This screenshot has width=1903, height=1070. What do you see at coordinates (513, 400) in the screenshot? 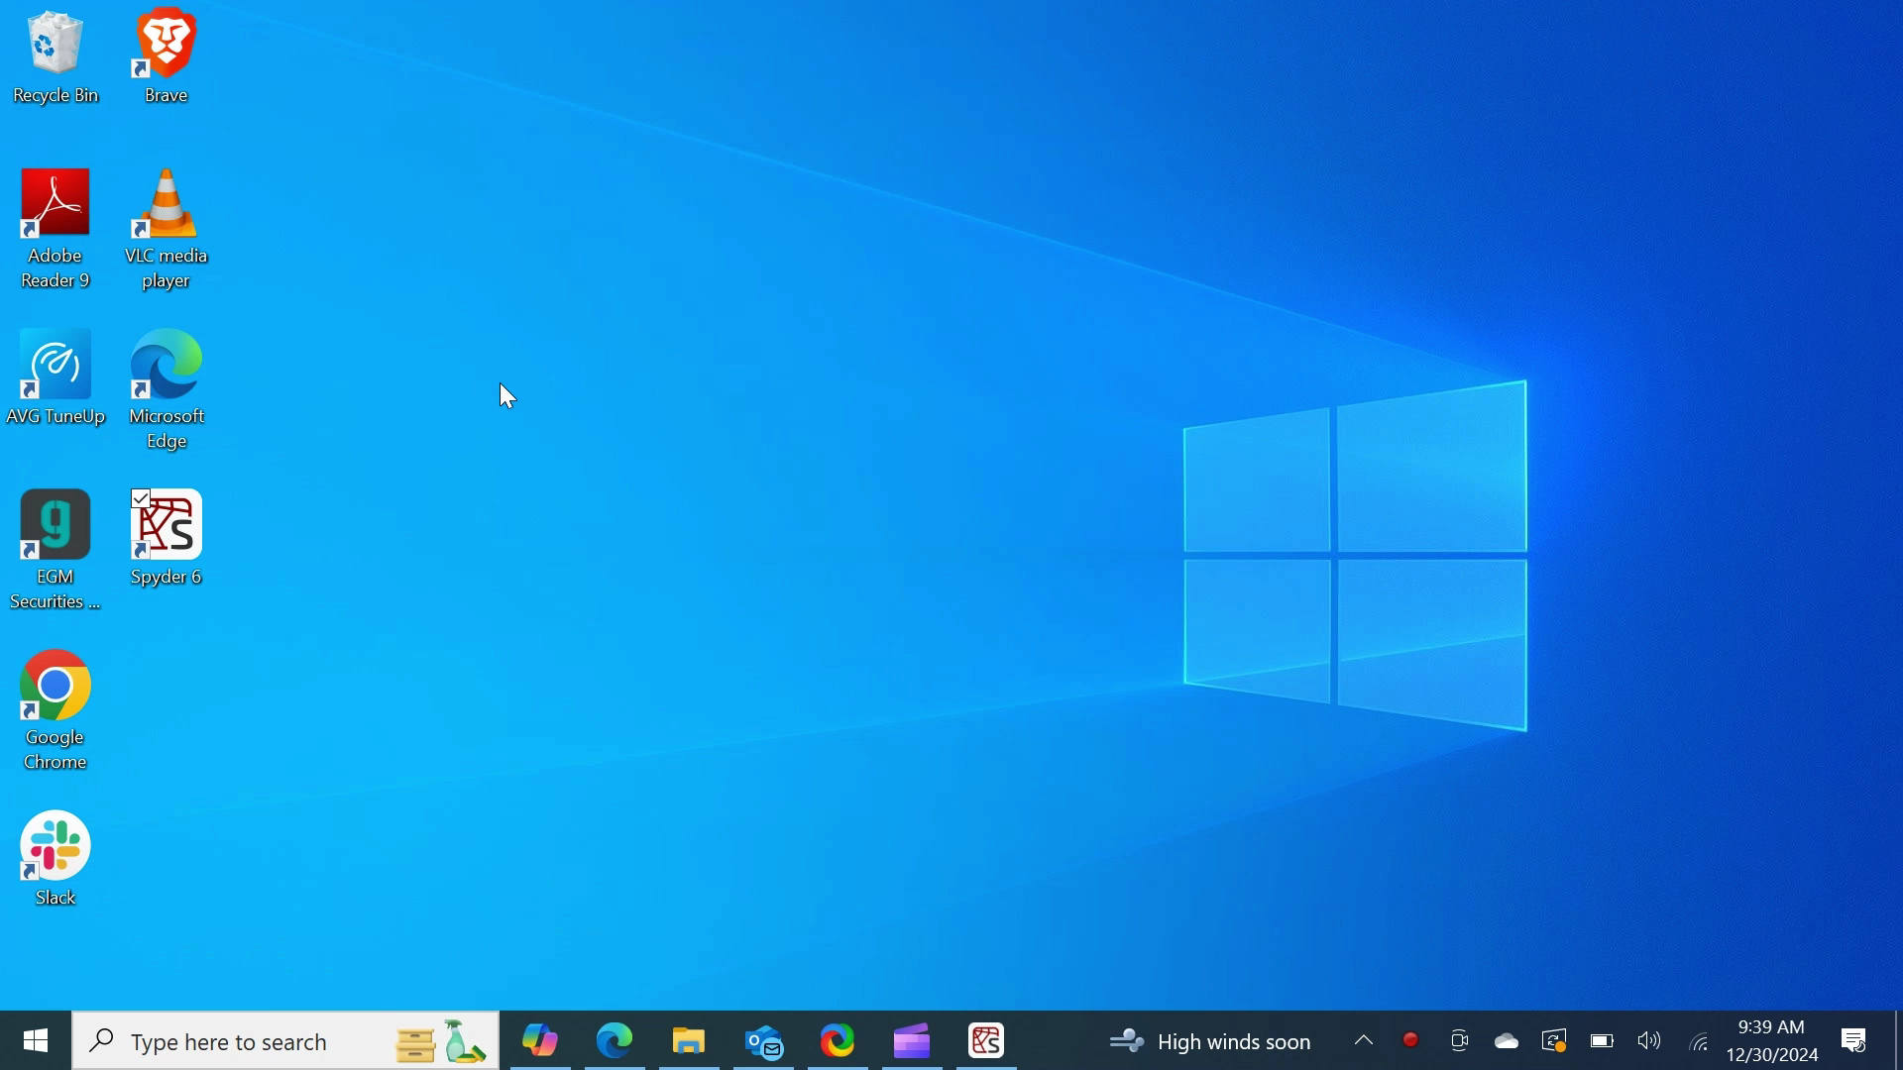
I see `Cursor` at bounding box center [513, 400].